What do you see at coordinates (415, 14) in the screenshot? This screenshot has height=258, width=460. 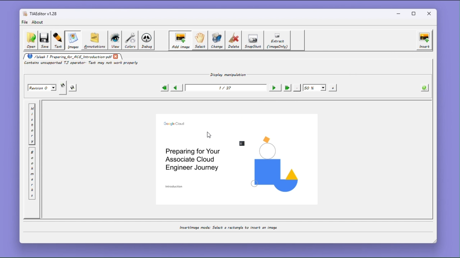 I see `Maximize` at bounding box center [415, 14].